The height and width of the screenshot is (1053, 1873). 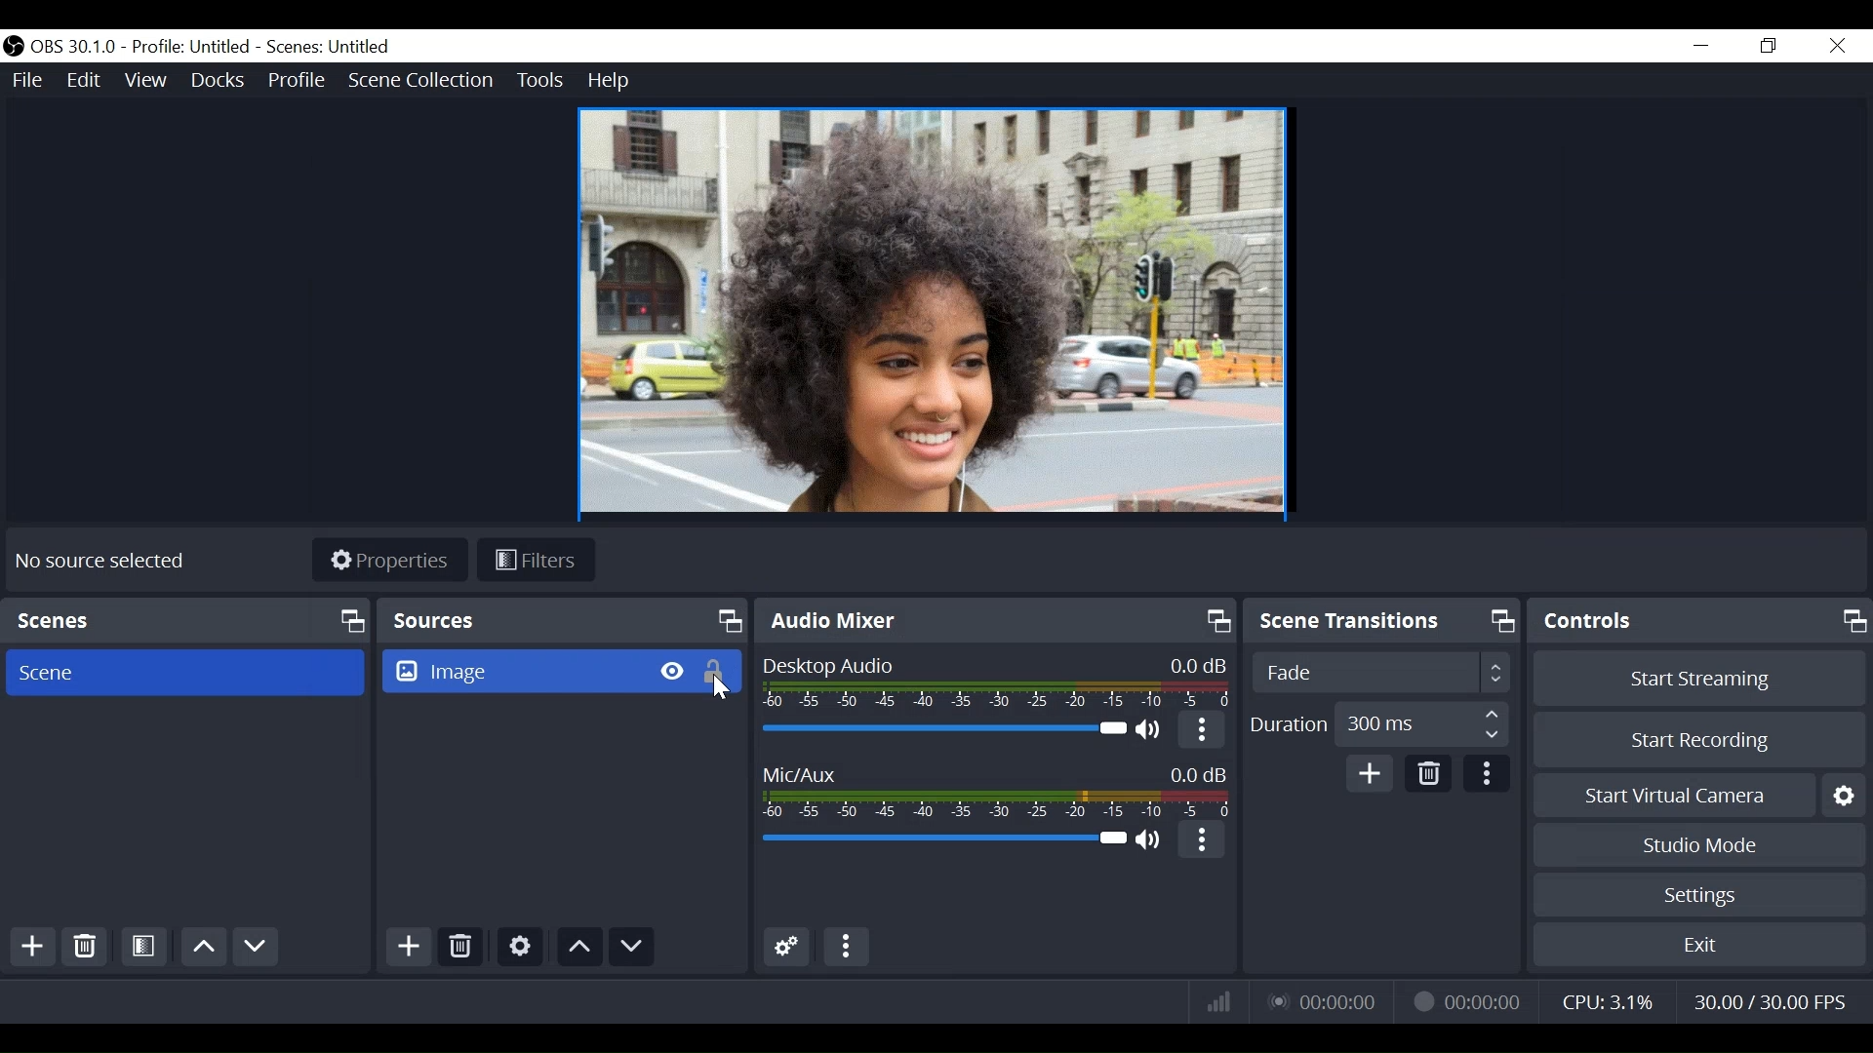 What do you see at coordinates (1369, 774) in the screenshot?
I see `Add ` at bounding box center [1369, 774].